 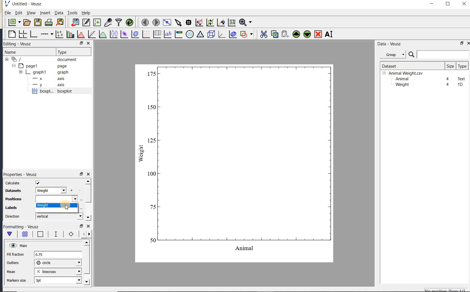 What do you see at coordinates (86, 13) in the screenshot?
I see `Help` at bounding box center [86, 13].